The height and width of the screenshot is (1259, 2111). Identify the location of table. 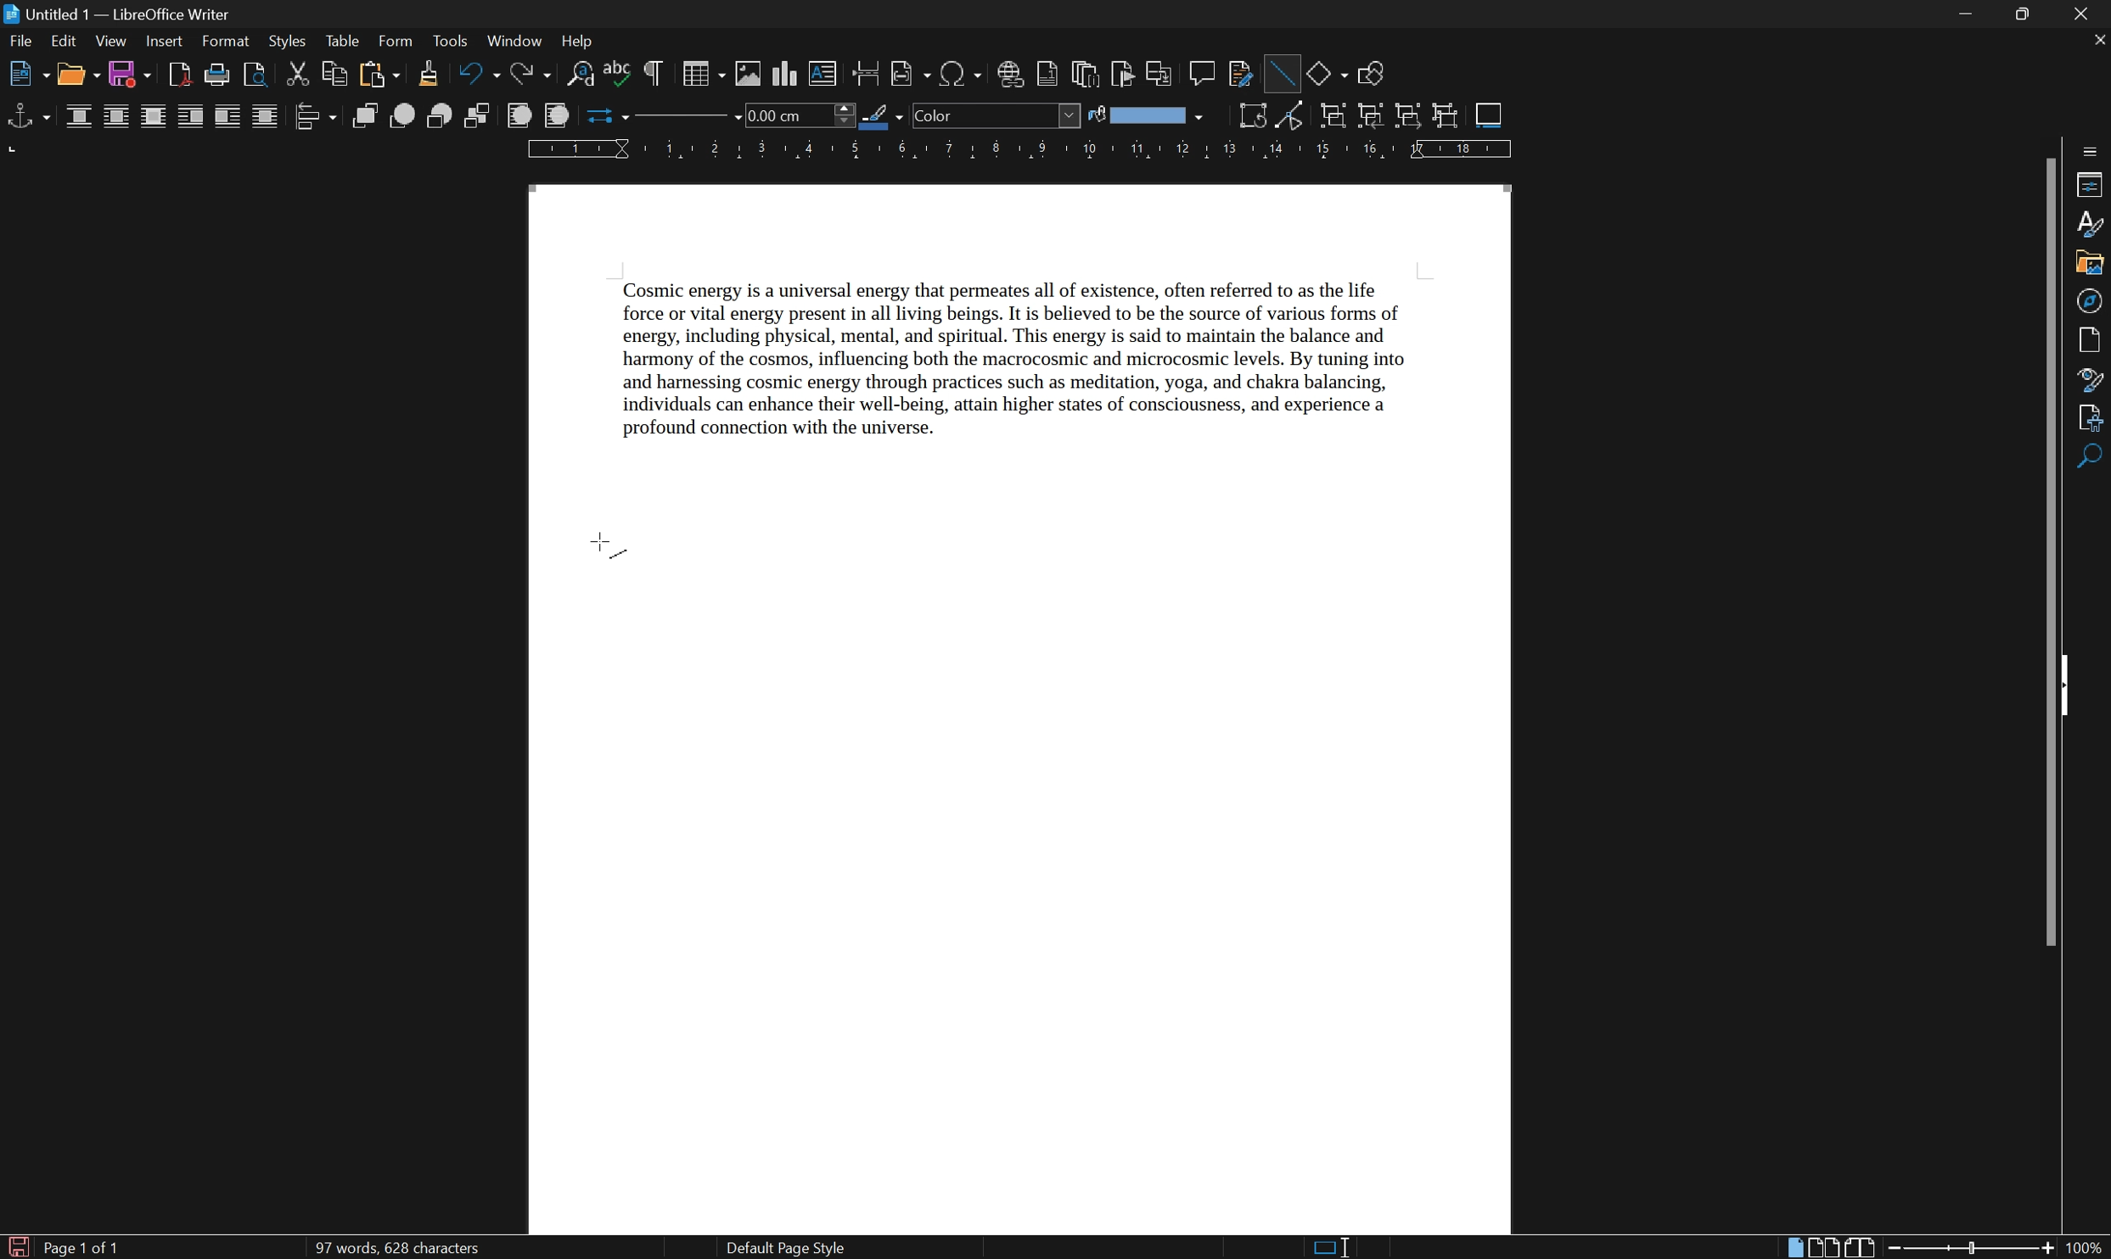
(342, 42).